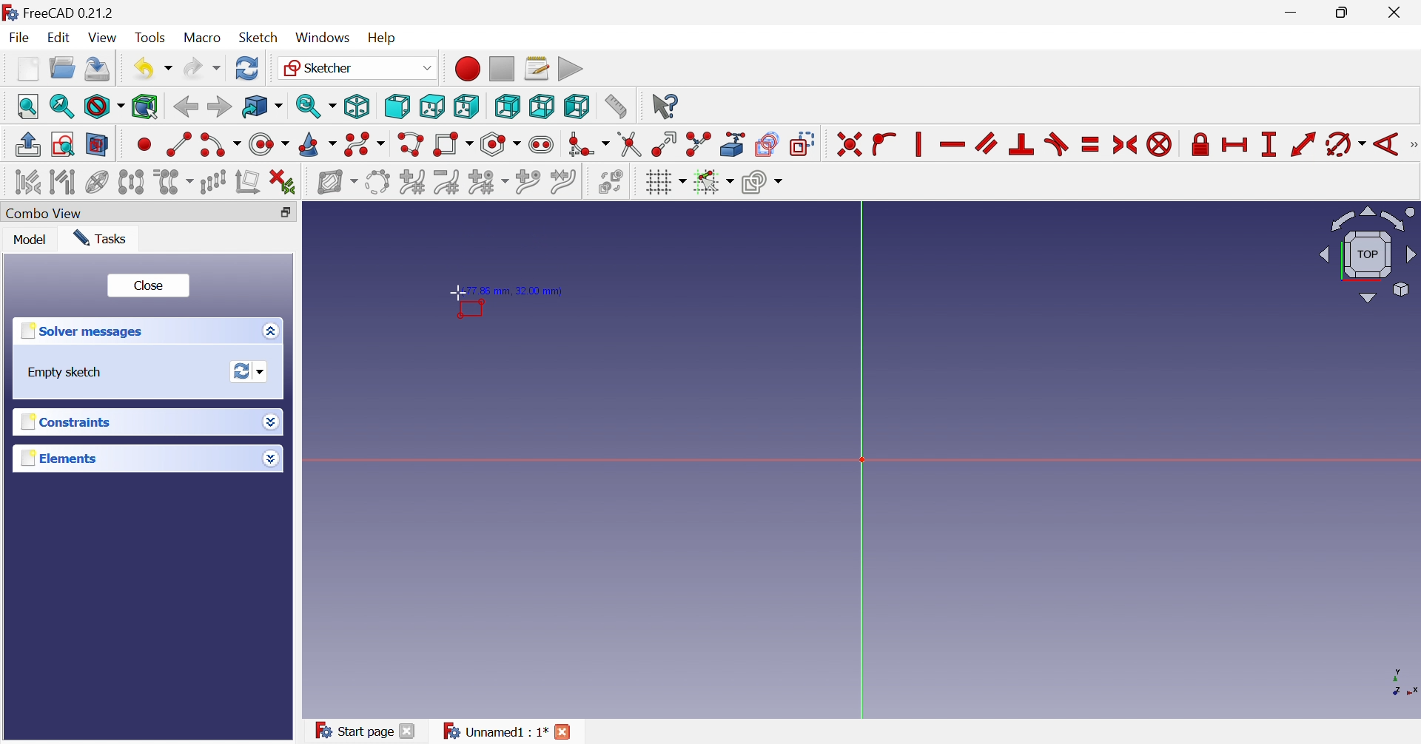  Describe the element at coordinates (104, 107) in the screenshot. I see `Draw style` at that location.